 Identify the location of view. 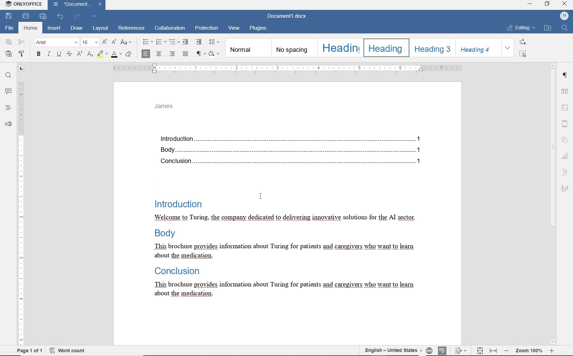
(235, 29).